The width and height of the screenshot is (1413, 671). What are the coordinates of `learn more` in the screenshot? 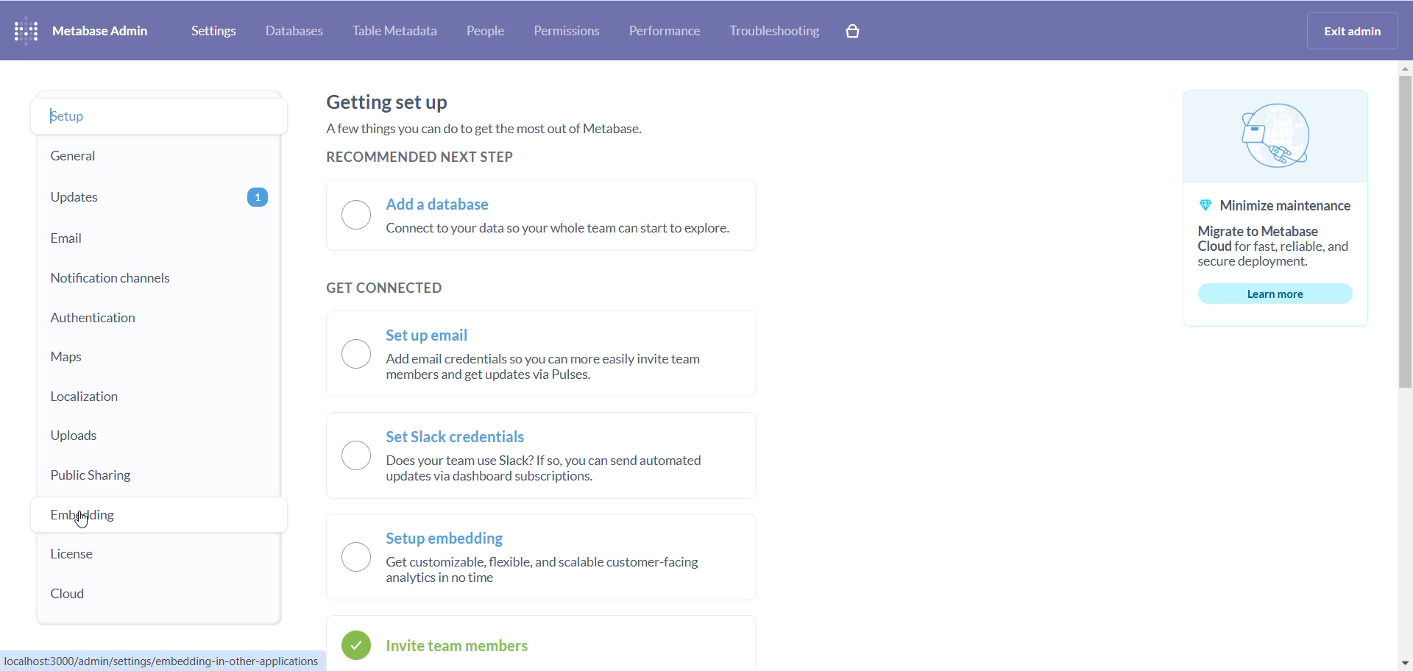 It's located at (1272, 296).